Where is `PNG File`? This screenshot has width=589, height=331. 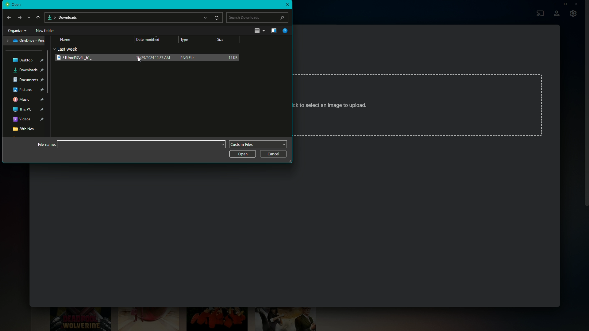 PNG File is located at coordinates (191, 57).